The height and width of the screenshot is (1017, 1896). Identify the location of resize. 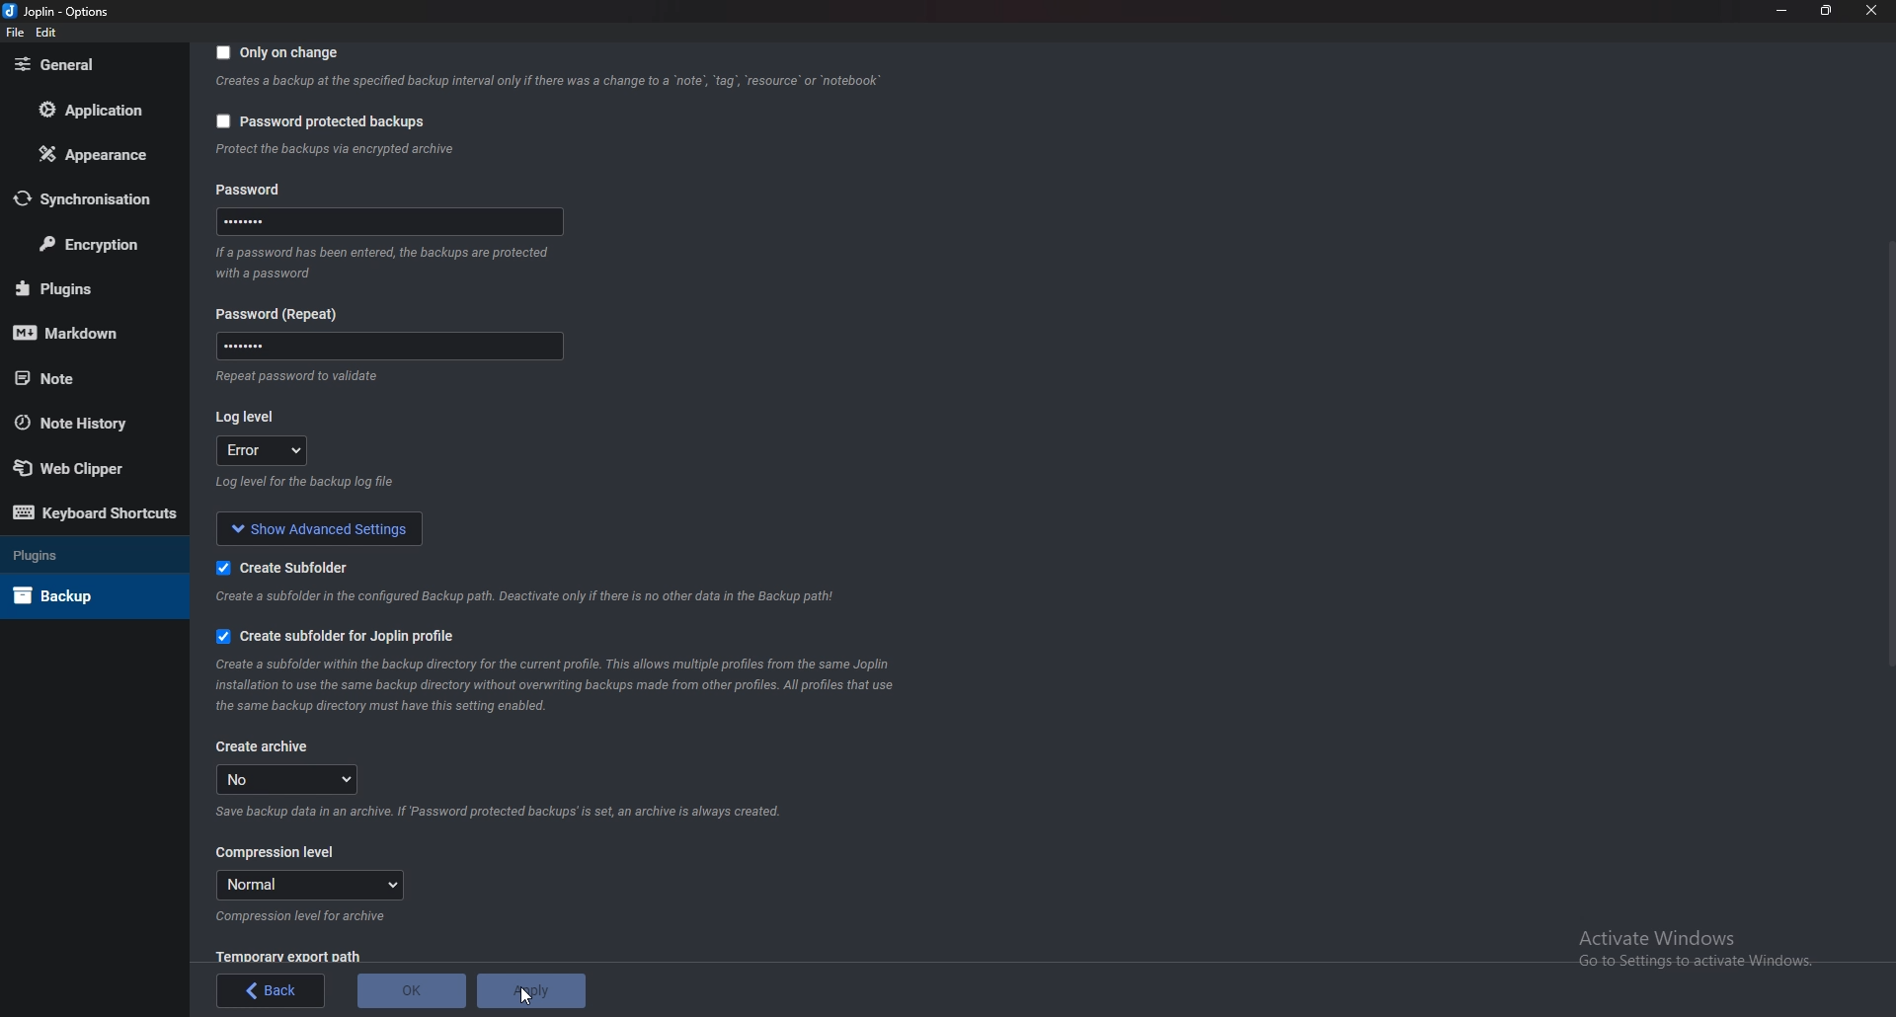
(1828, 10).